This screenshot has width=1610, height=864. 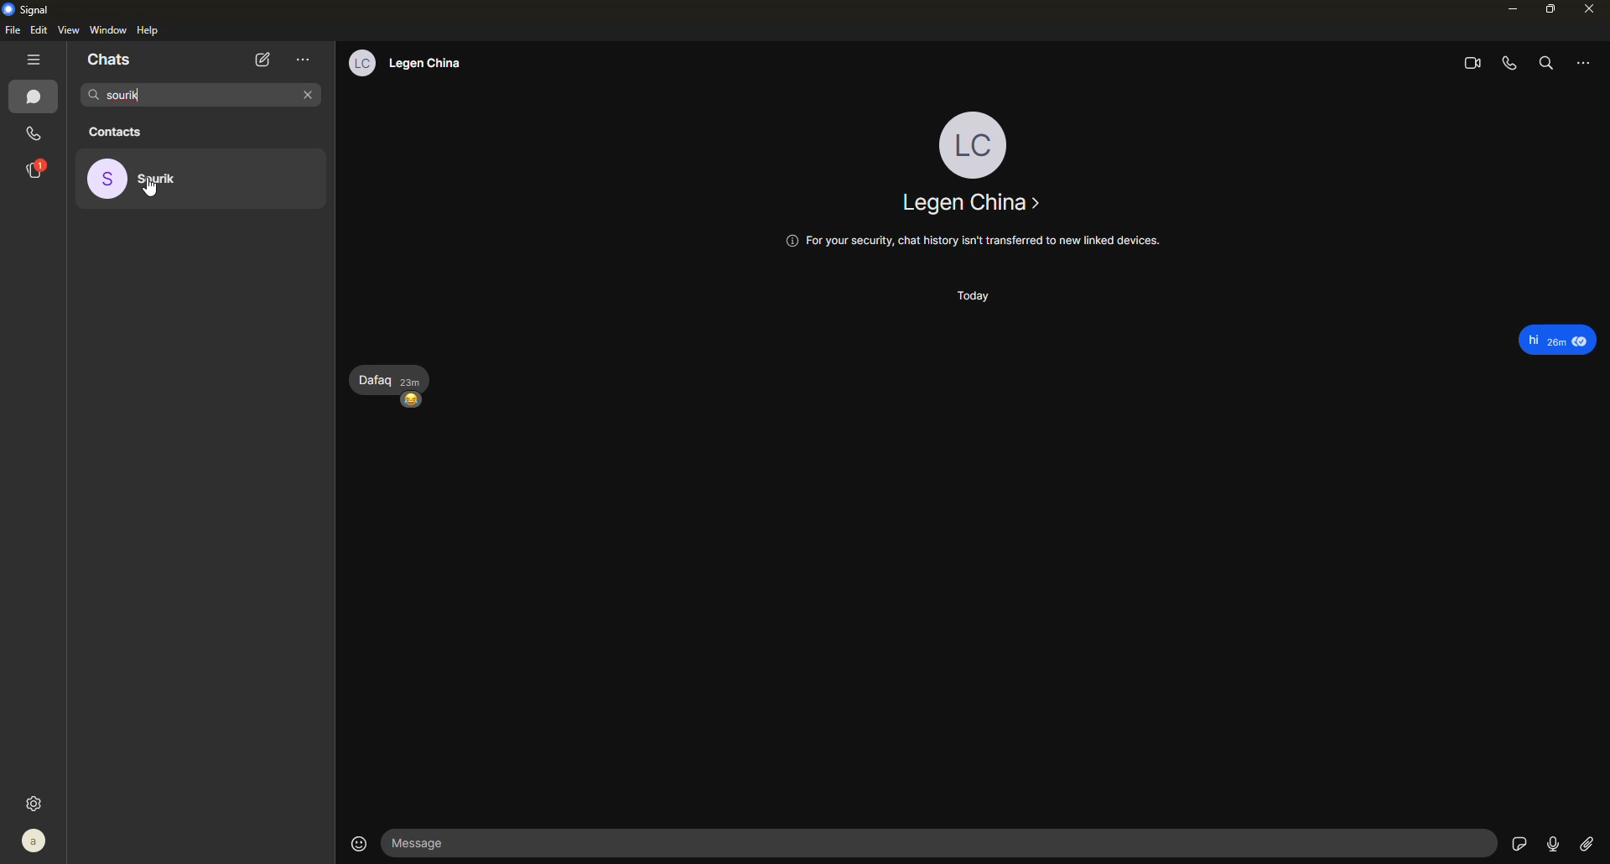 I want to click on chat, so click(x=37, y=101).